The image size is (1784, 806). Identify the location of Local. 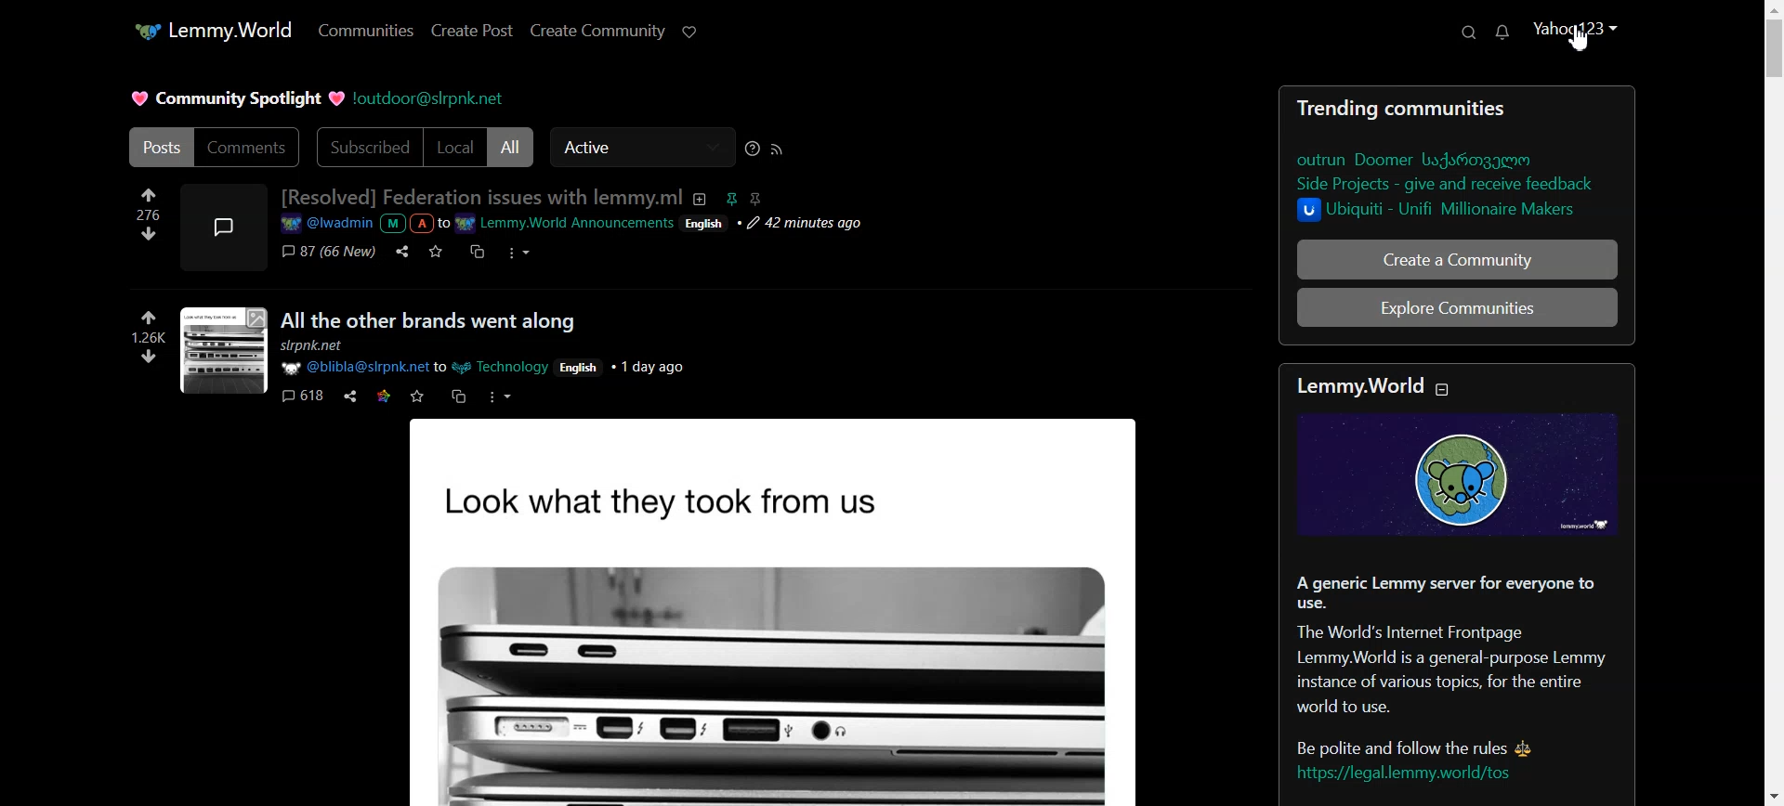
(454, 147).